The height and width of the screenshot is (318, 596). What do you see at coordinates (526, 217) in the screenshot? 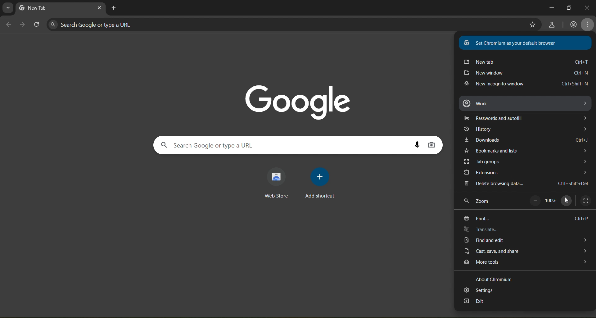
I see `print` at bounding box center [526, 217].